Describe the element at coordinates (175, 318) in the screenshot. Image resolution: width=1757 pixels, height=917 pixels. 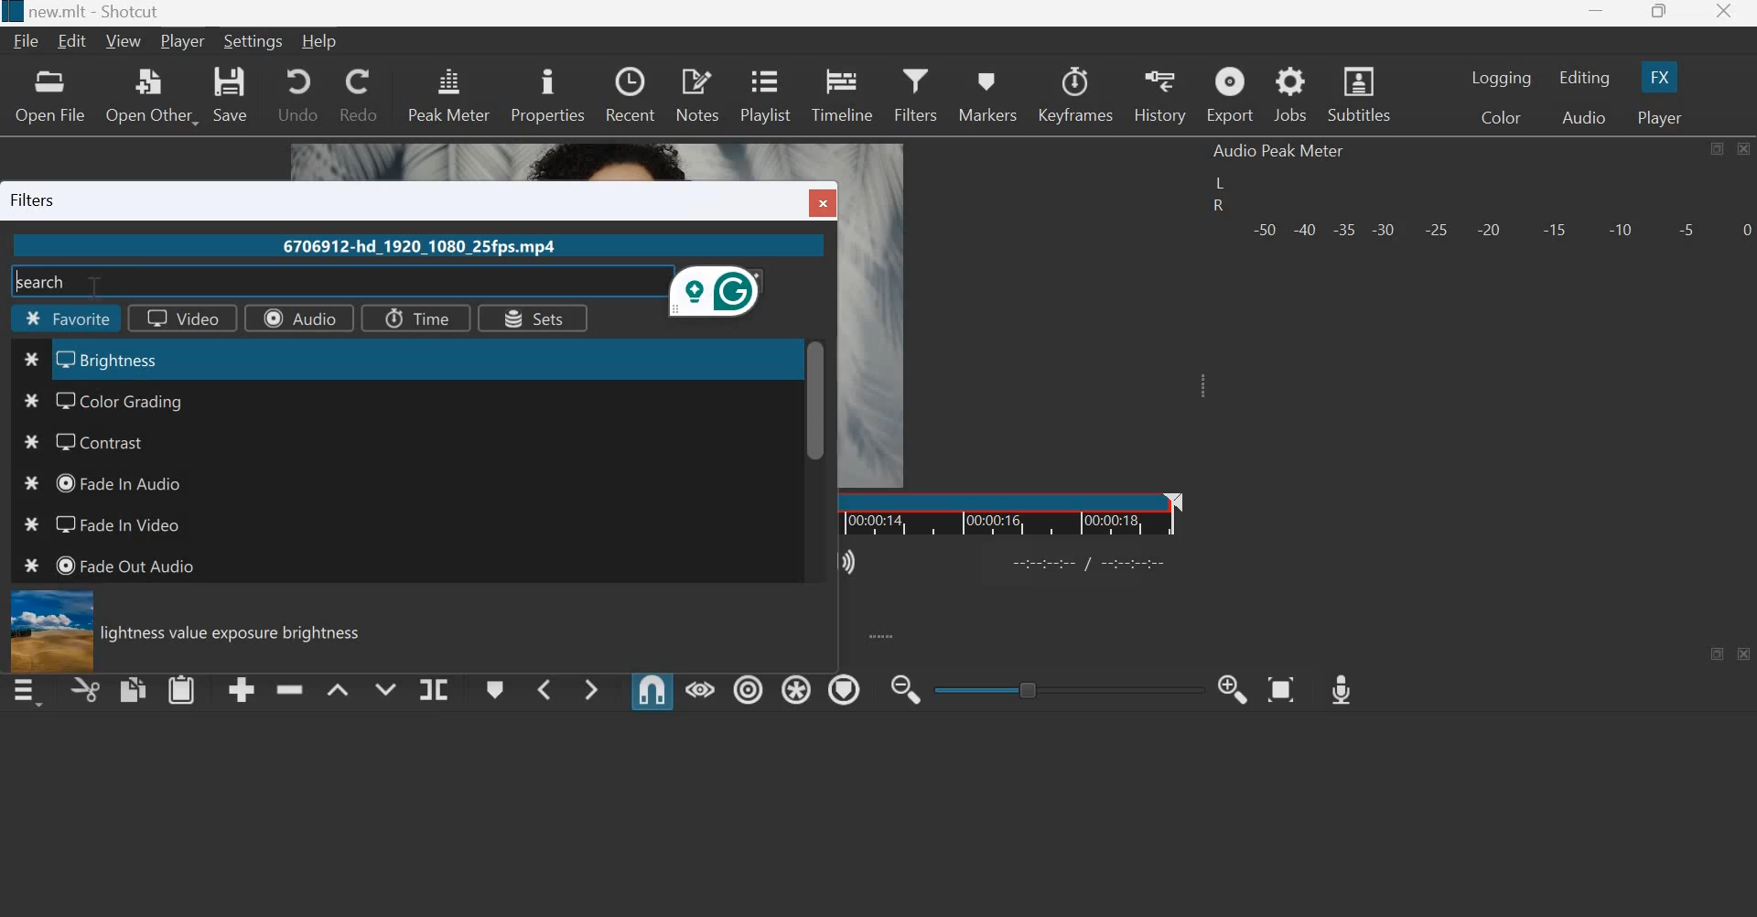
I see `Video` at that location.